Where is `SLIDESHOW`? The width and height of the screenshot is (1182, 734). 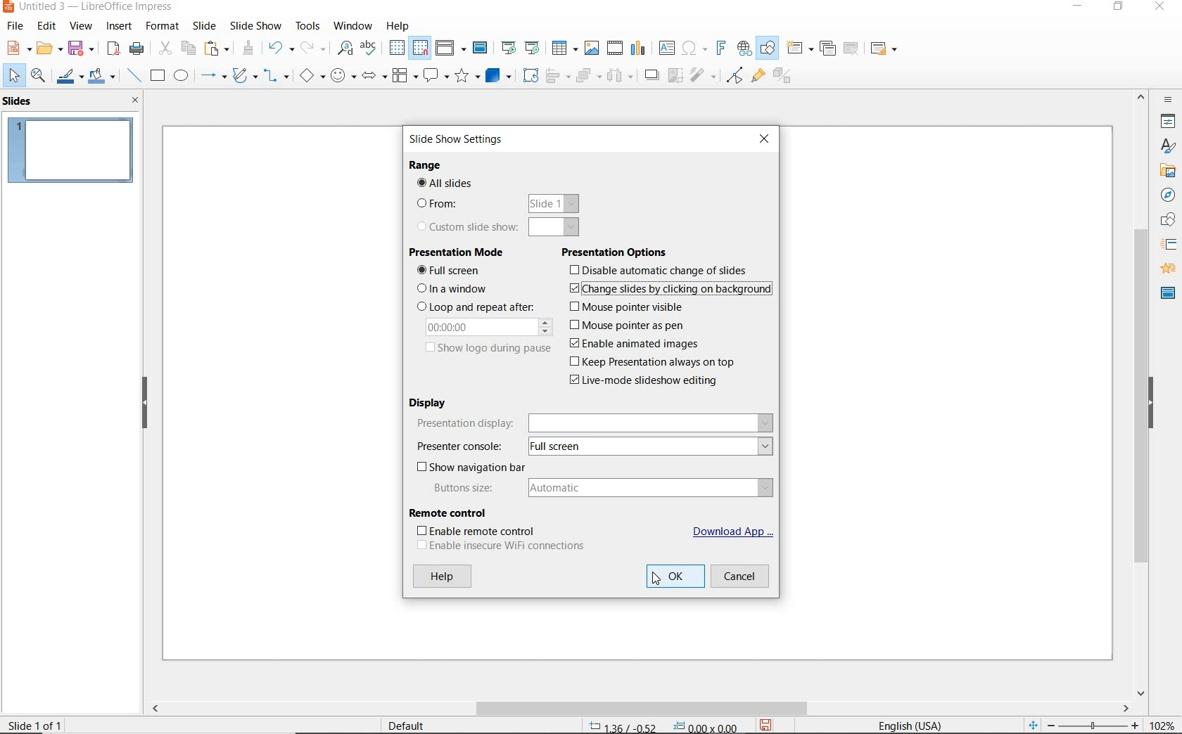 SLIDESHOW is located at coordinates (256, 26).